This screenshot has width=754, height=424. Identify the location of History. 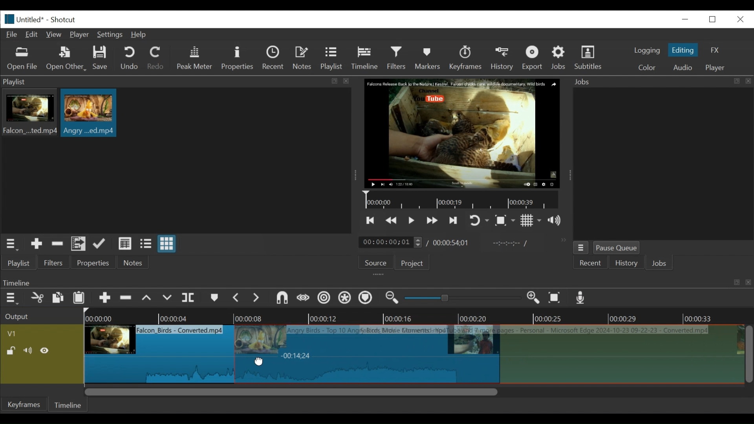
(503, 58).